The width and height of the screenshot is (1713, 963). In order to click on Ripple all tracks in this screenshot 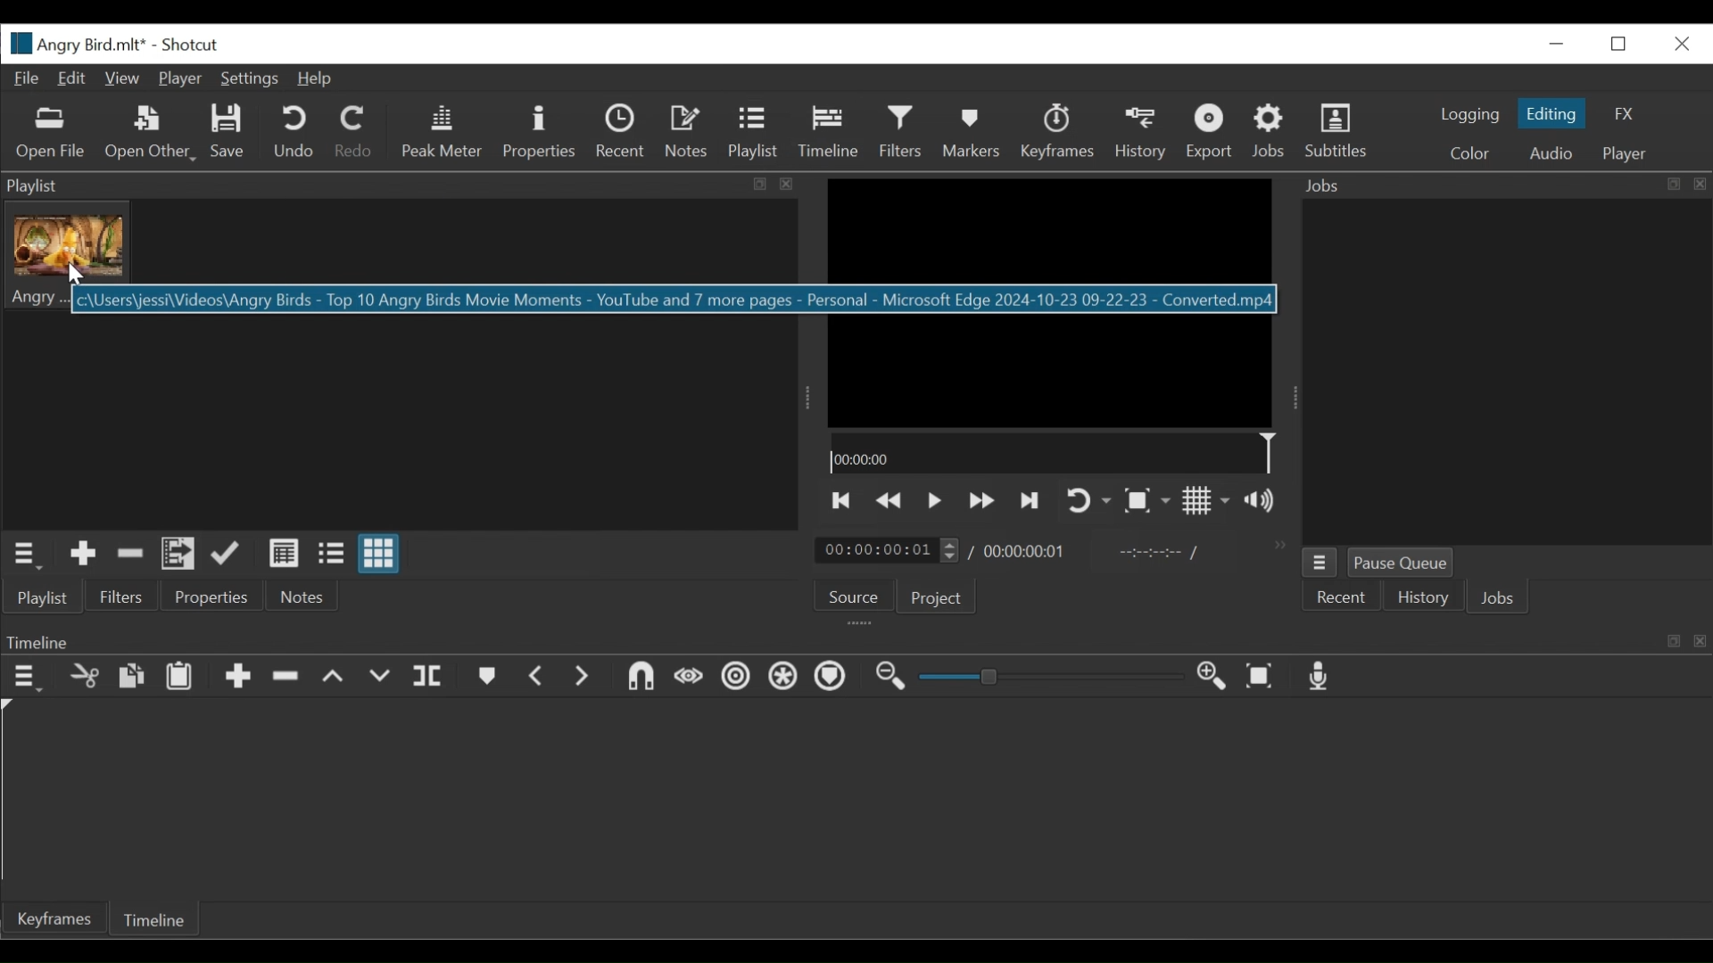, I will do `click(784, 677)`.